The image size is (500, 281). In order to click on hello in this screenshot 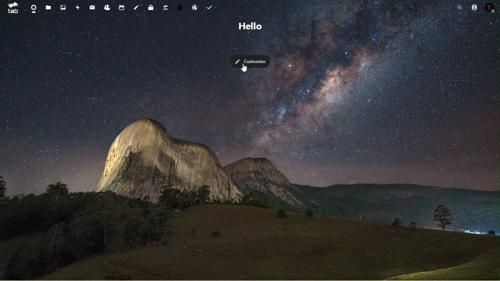, I will do `click(252, 26)`.